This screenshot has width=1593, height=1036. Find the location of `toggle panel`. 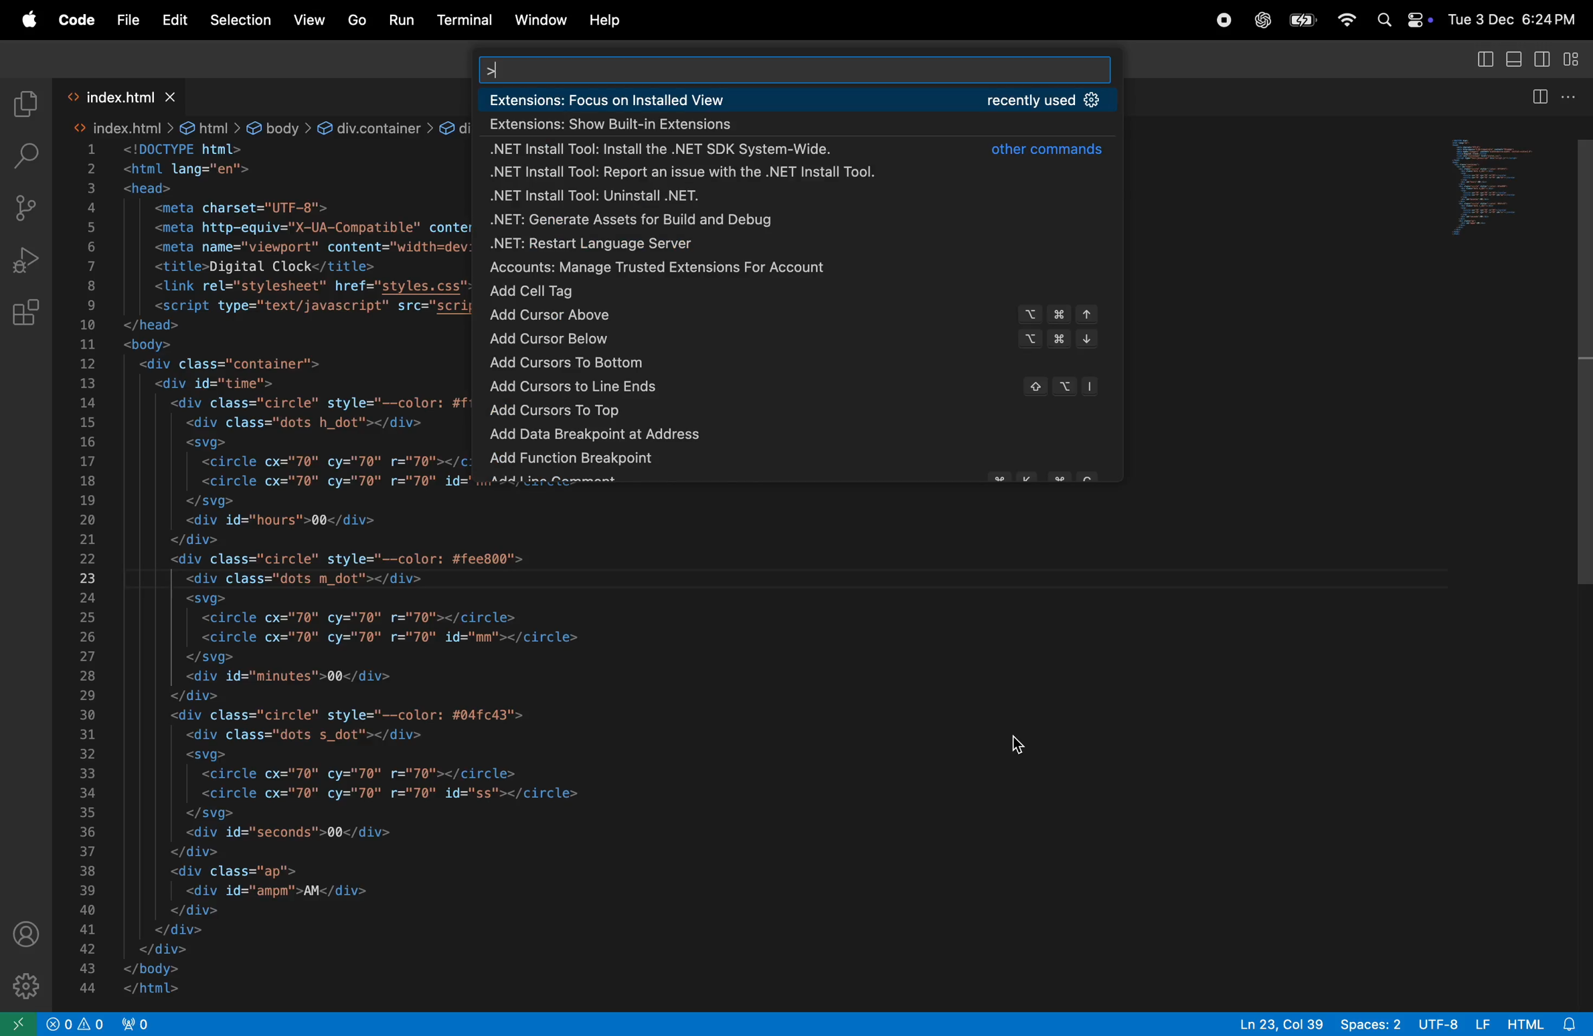

toggle panel is located at coordinates (1515, 59).